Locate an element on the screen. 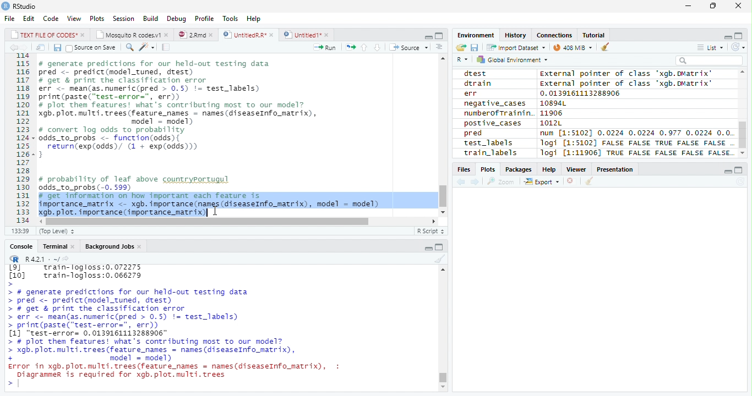 Image resolution: width=752 pixels, height=396 pixels. UntitiedR.R*  is located at coordinates (248, 34).